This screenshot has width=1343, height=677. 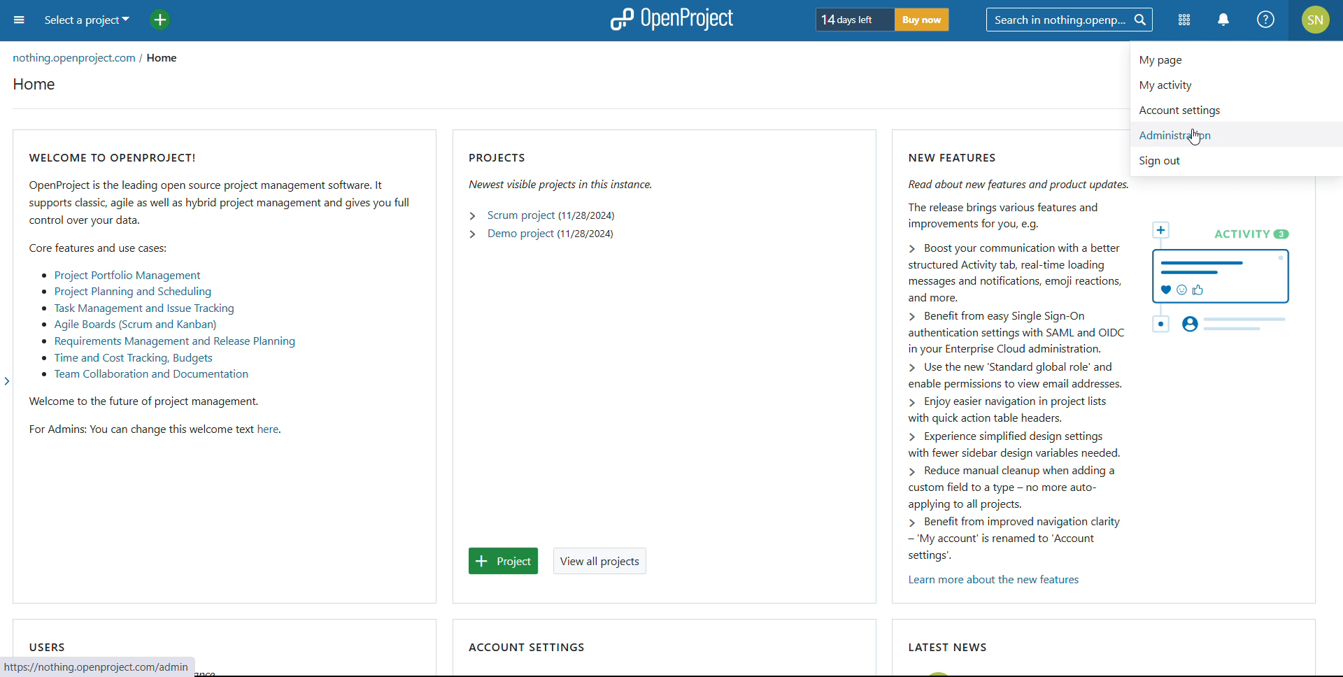 What do you see at coordinates (1225, 20) in the screenshot?
I see `notifications` at bounding box center [1225, 20].